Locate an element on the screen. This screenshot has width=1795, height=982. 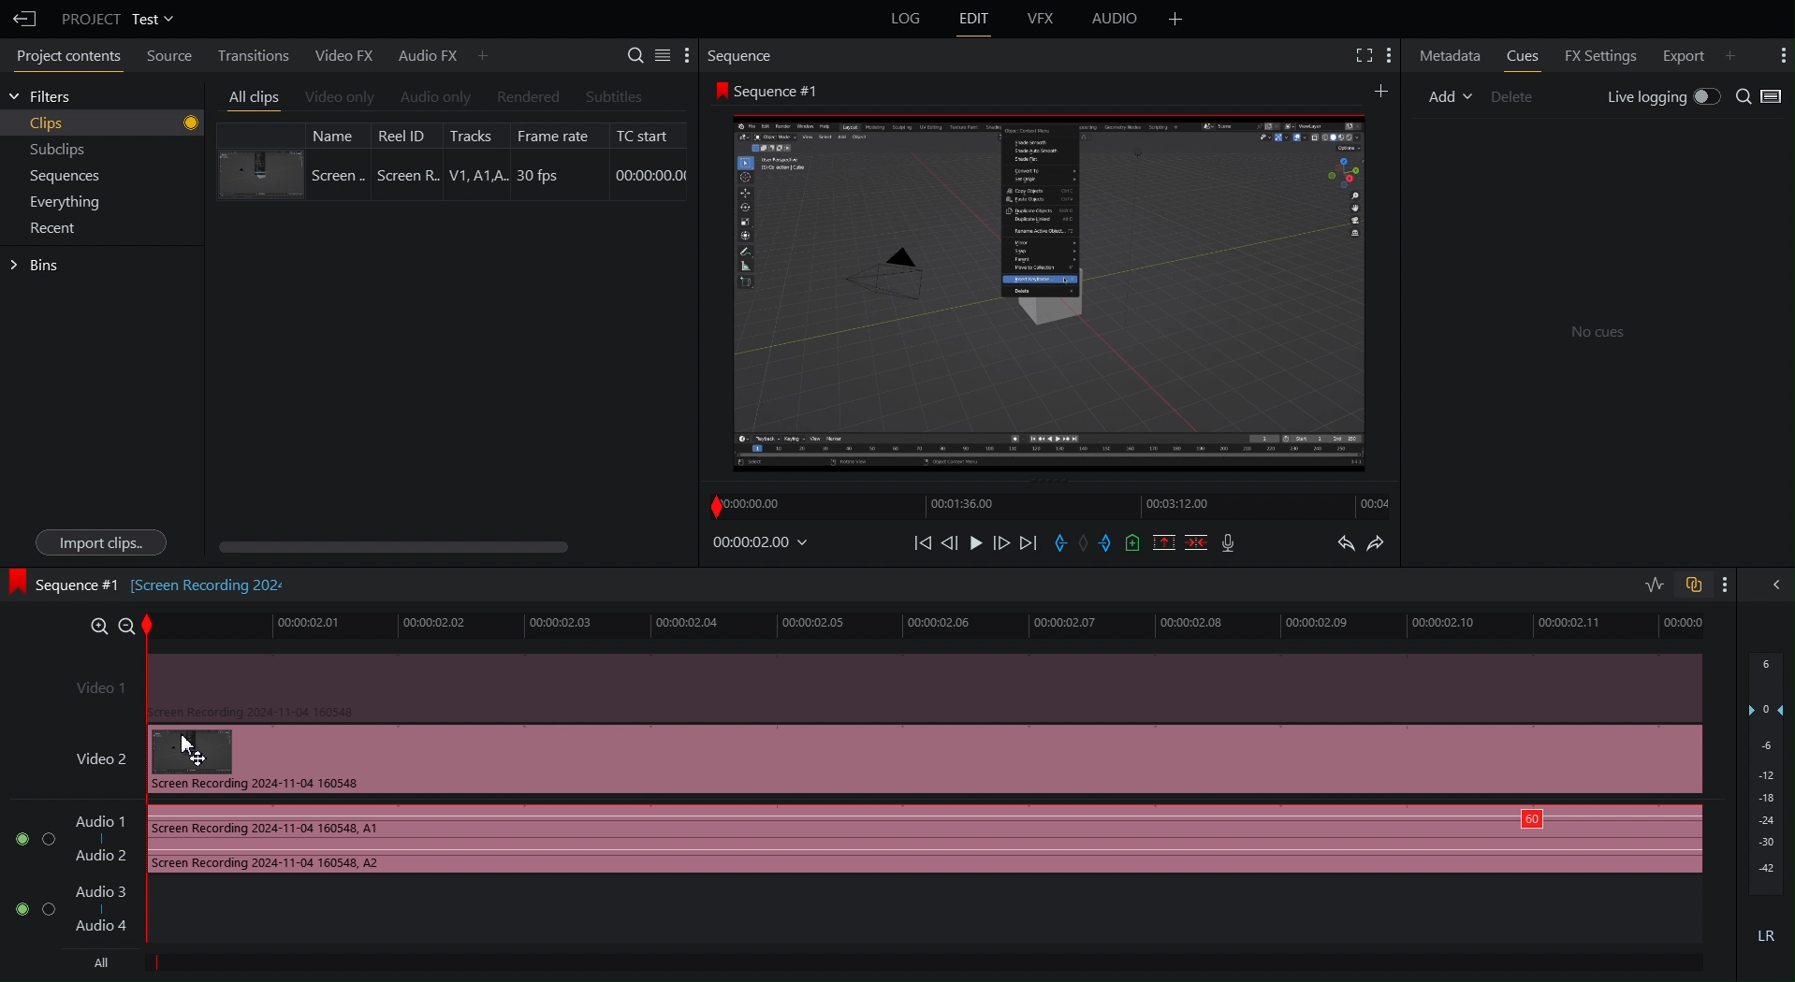
Toggle Audio Editing is located at coordinates (1648, 582).